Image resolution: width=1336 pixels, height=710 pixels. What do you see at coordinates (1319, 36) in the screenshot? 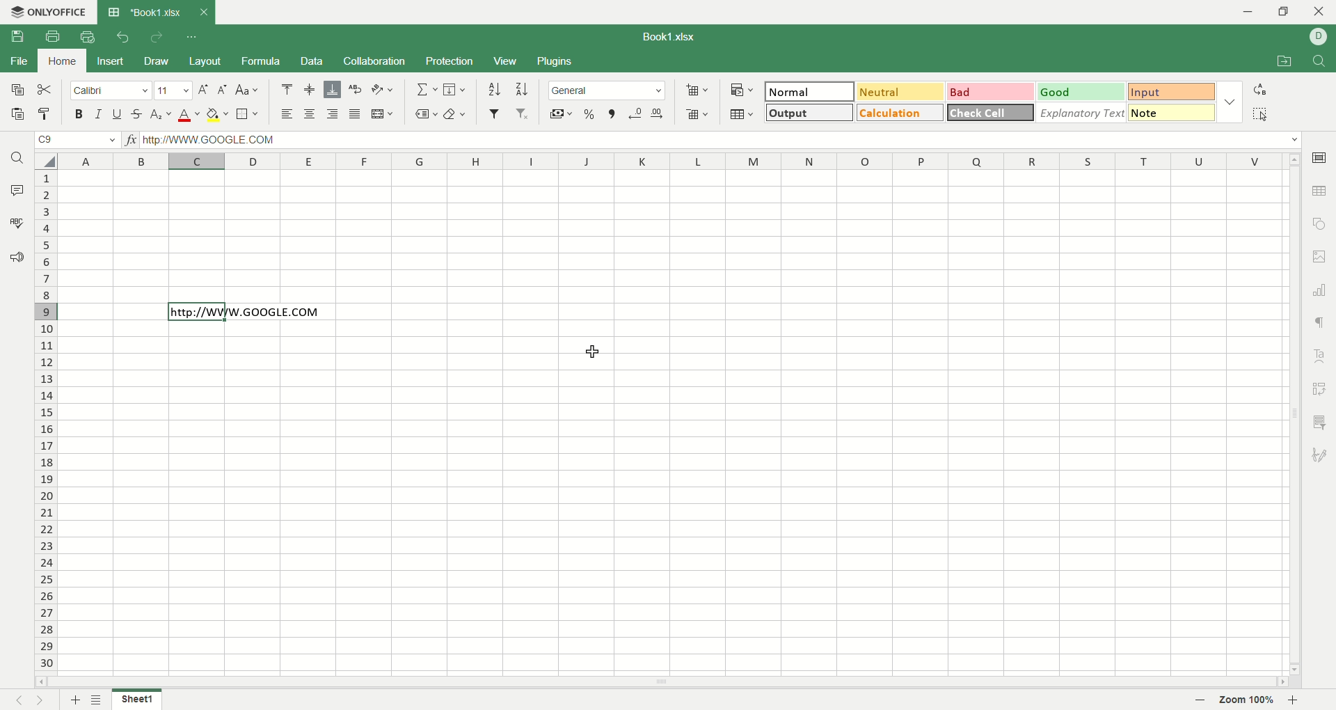
I see `username` at bounding box center [1319, 36].